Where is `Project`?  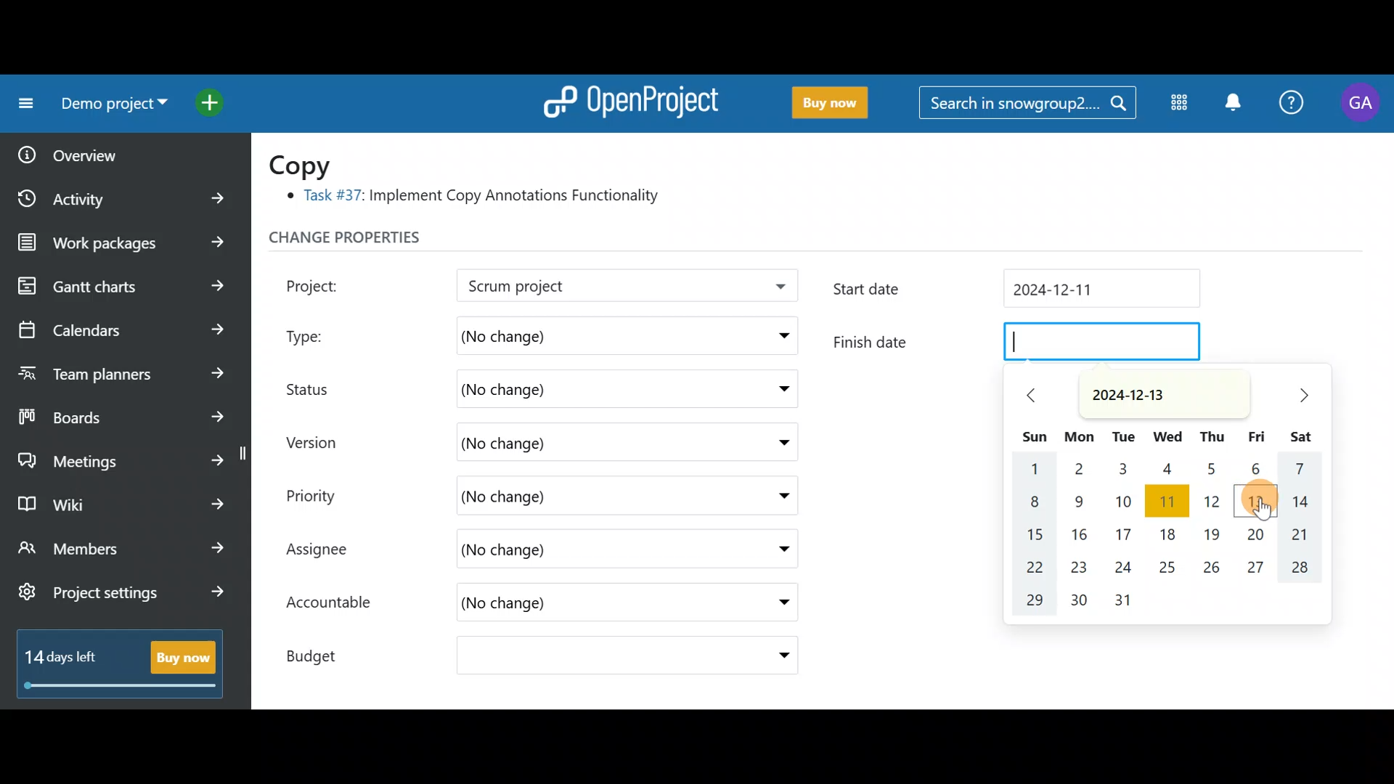 Project is located at coordinates (330, 284).